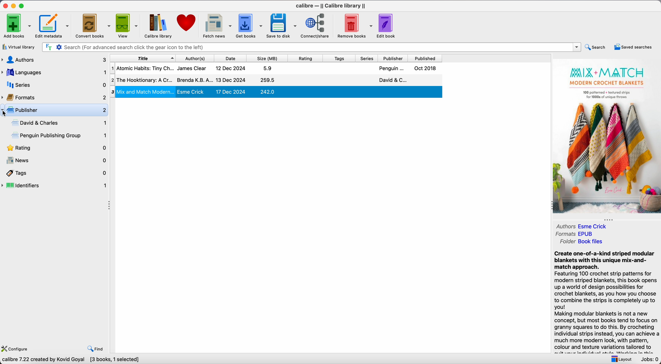 The width and height of the screenshot is (661, 364). I want to click on size, so click(269, 58).